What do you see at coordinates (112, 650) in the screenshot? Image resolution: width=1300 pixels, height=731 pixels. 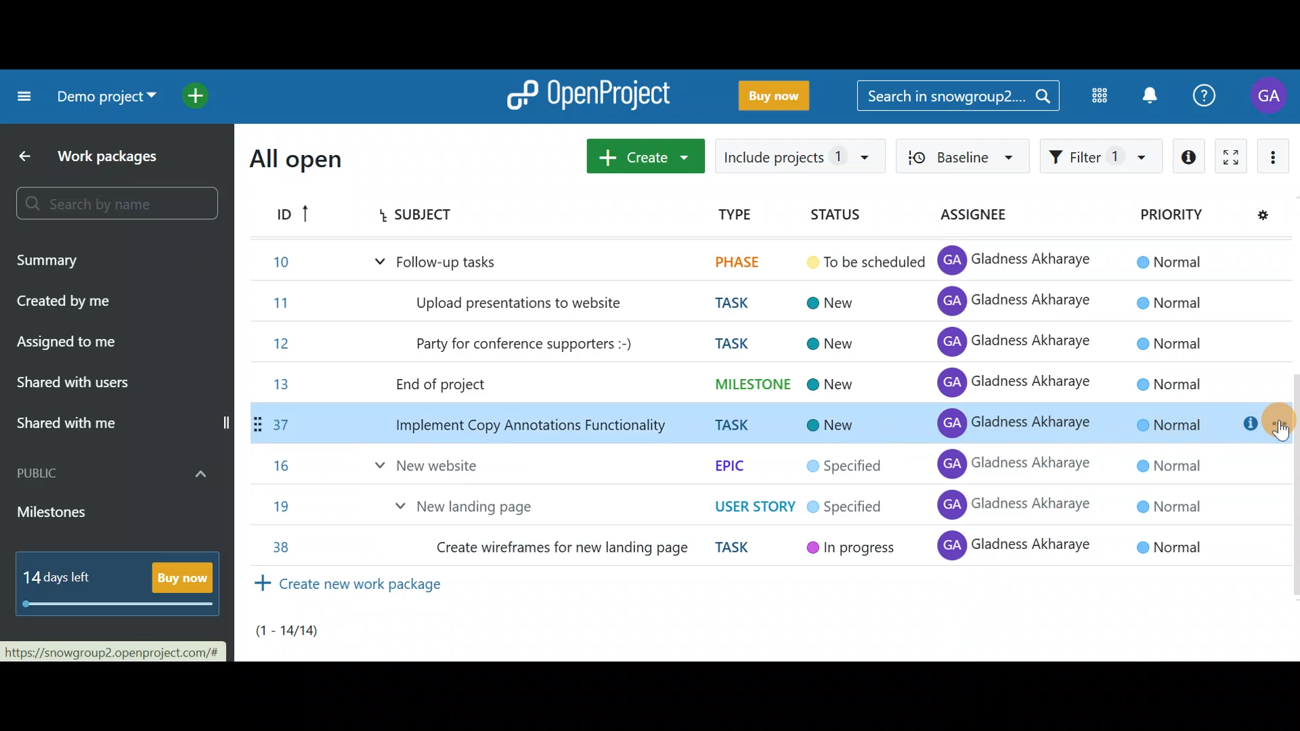 I see `https://snowgroup2.openproject.com/#` at bounding box center [112, 650].